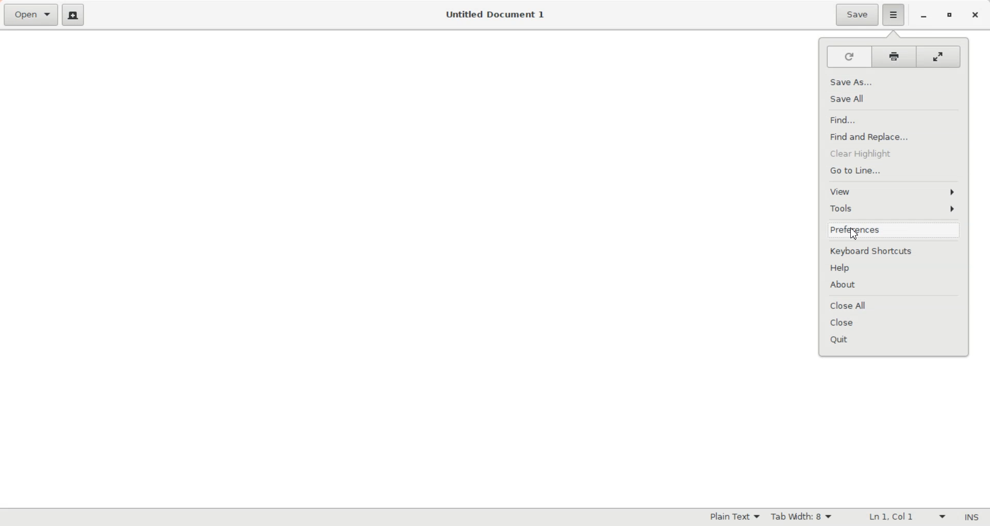  Describe the element at coordinates (895, 306) in the screenshot. I see `Close All` at that location.